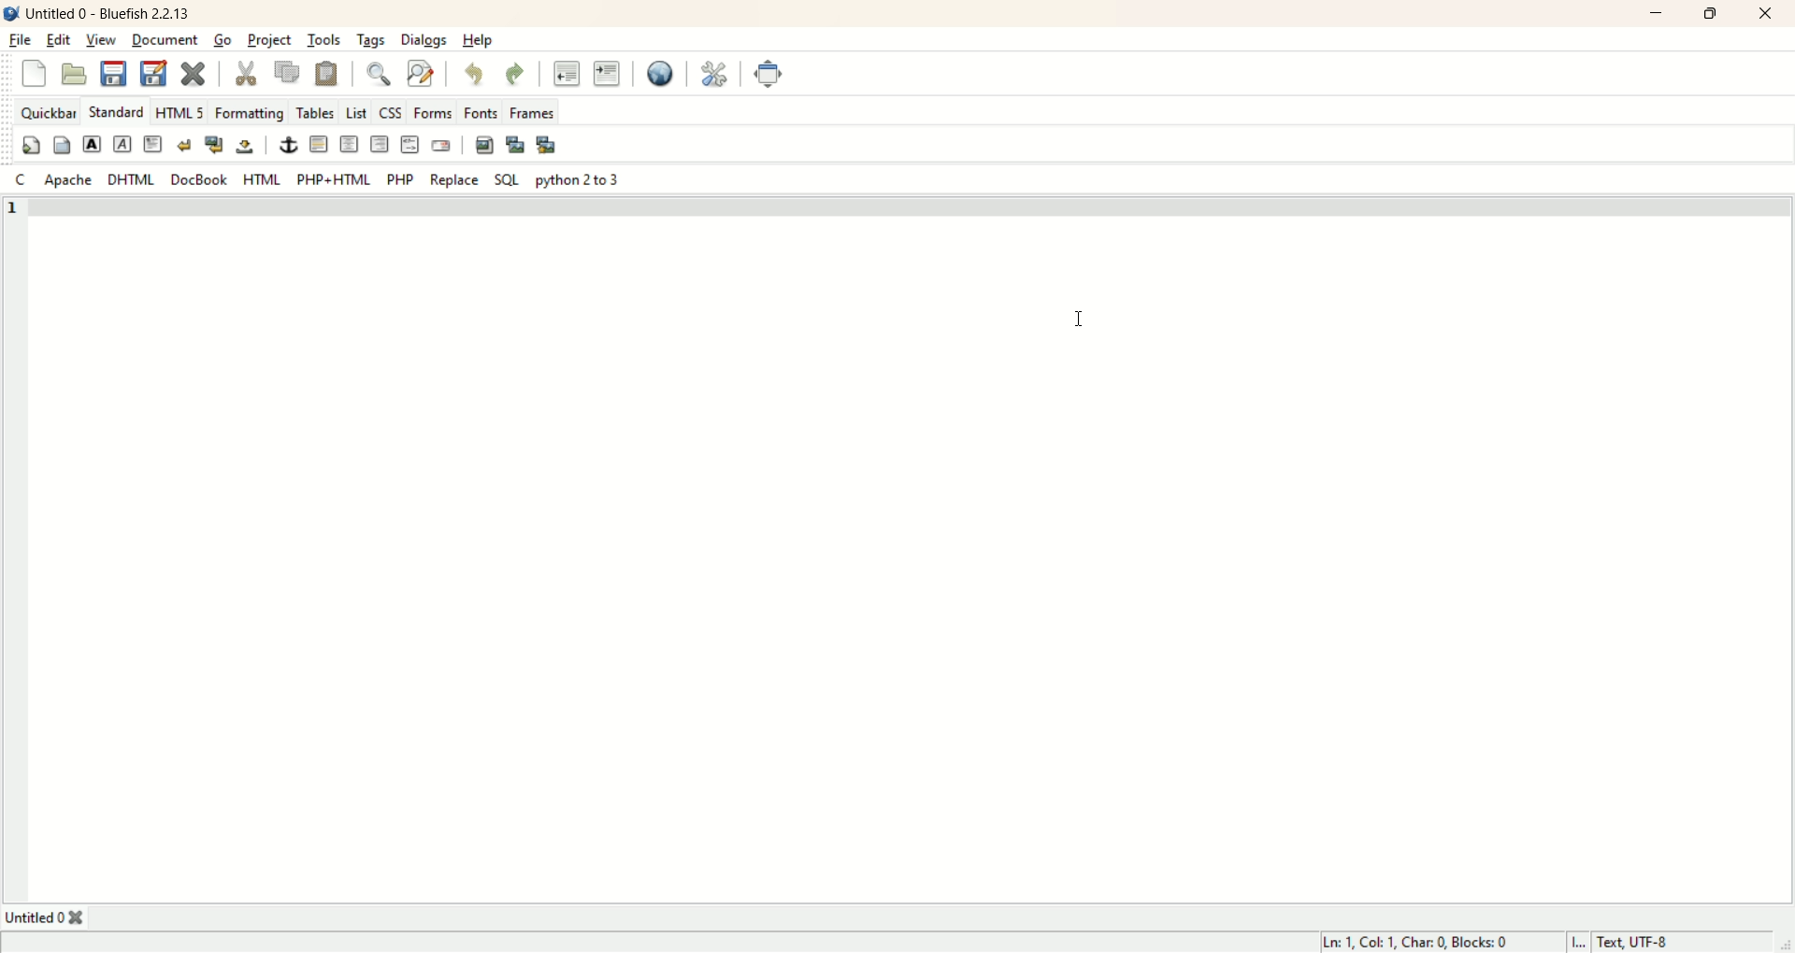  What do you see at coordinates (165, 38) in the screenshot?
I see `document` at bounding box center [165, 38].